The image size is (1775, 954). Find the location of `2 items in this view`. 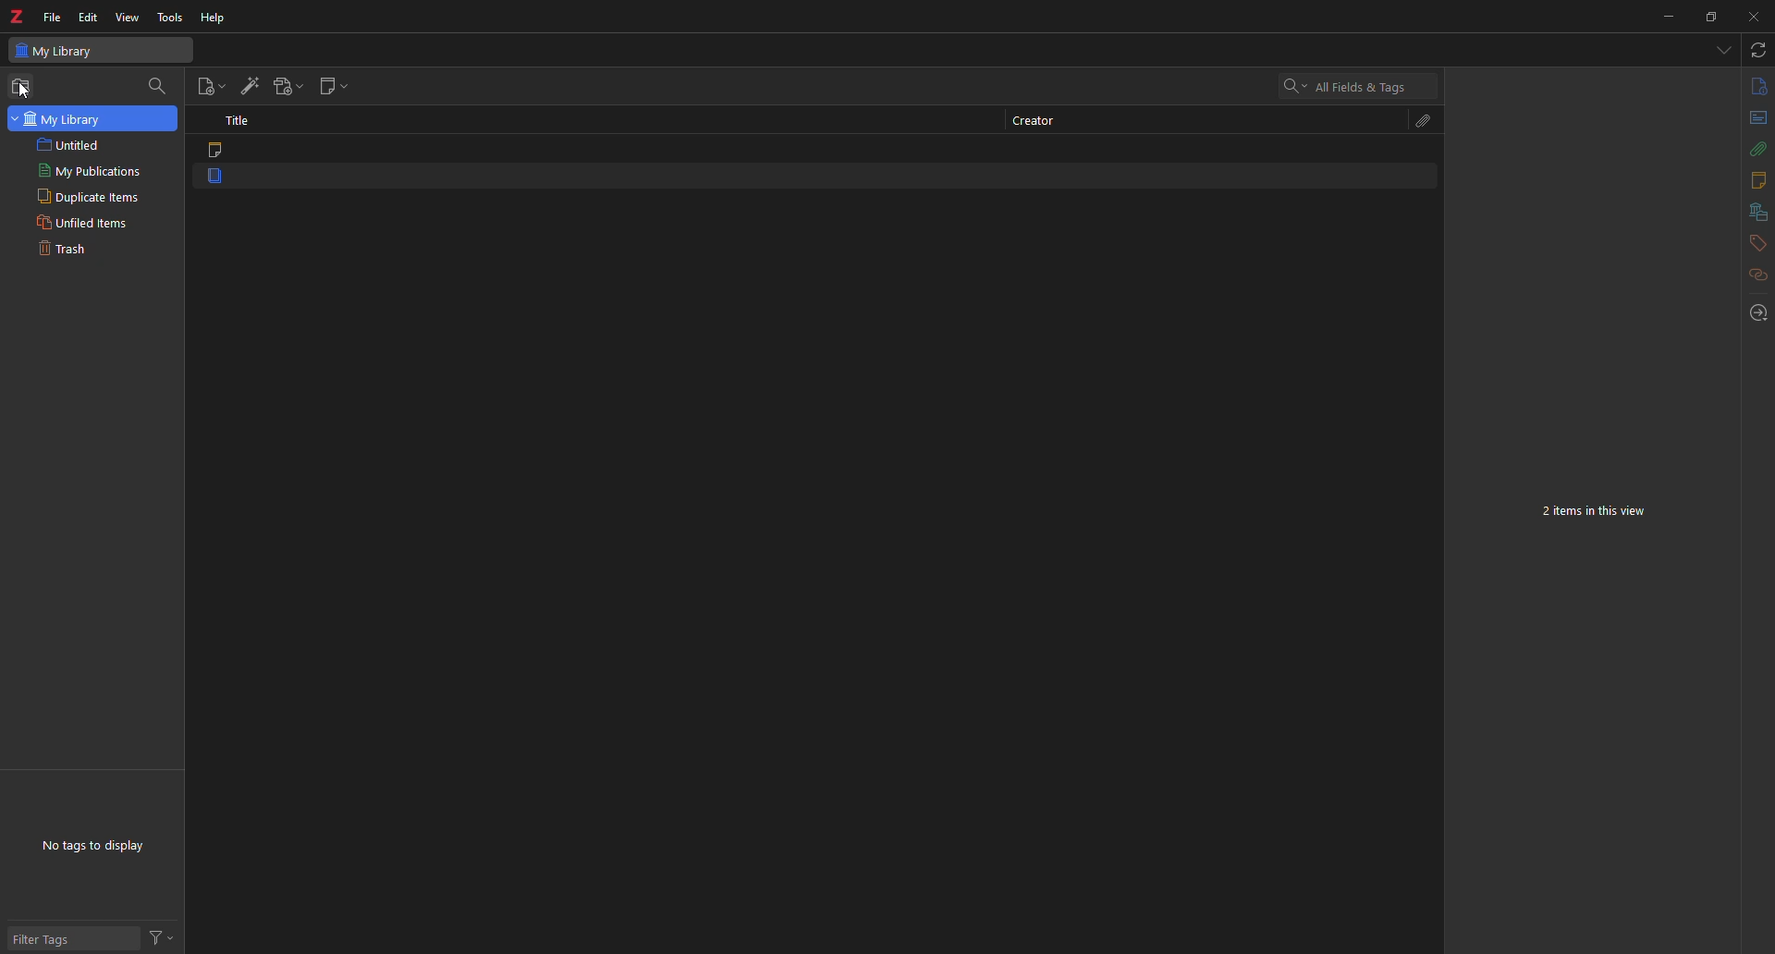

2 items in this view is located at coordinates (1600, 512).